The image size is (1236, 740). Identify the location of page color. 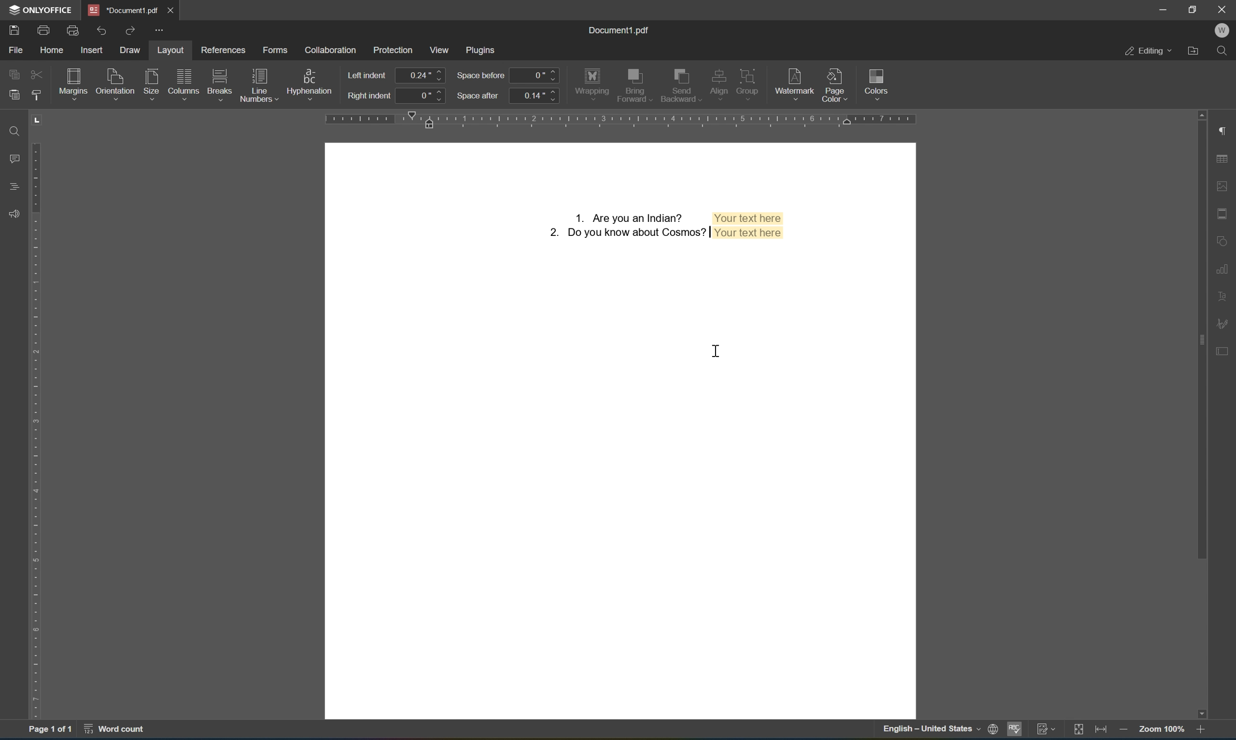
(837, 83).